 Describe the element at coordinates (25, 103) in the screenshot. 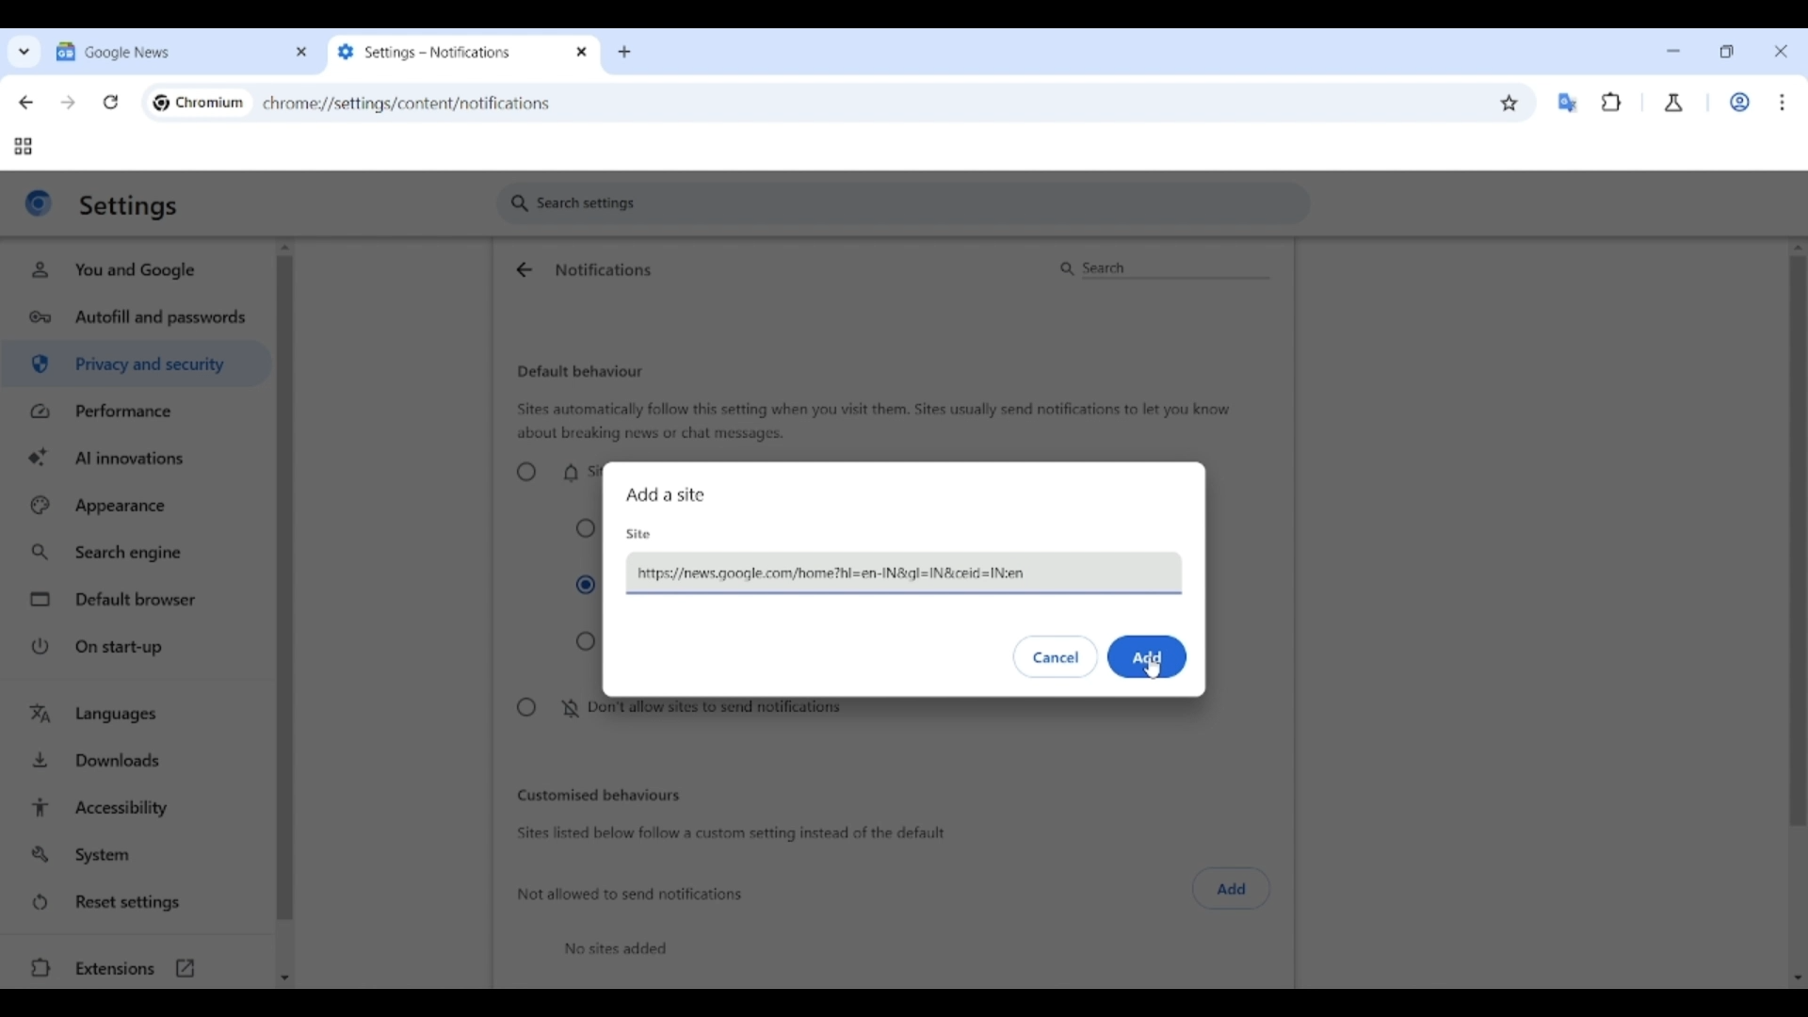

I see `Go back` at that location.